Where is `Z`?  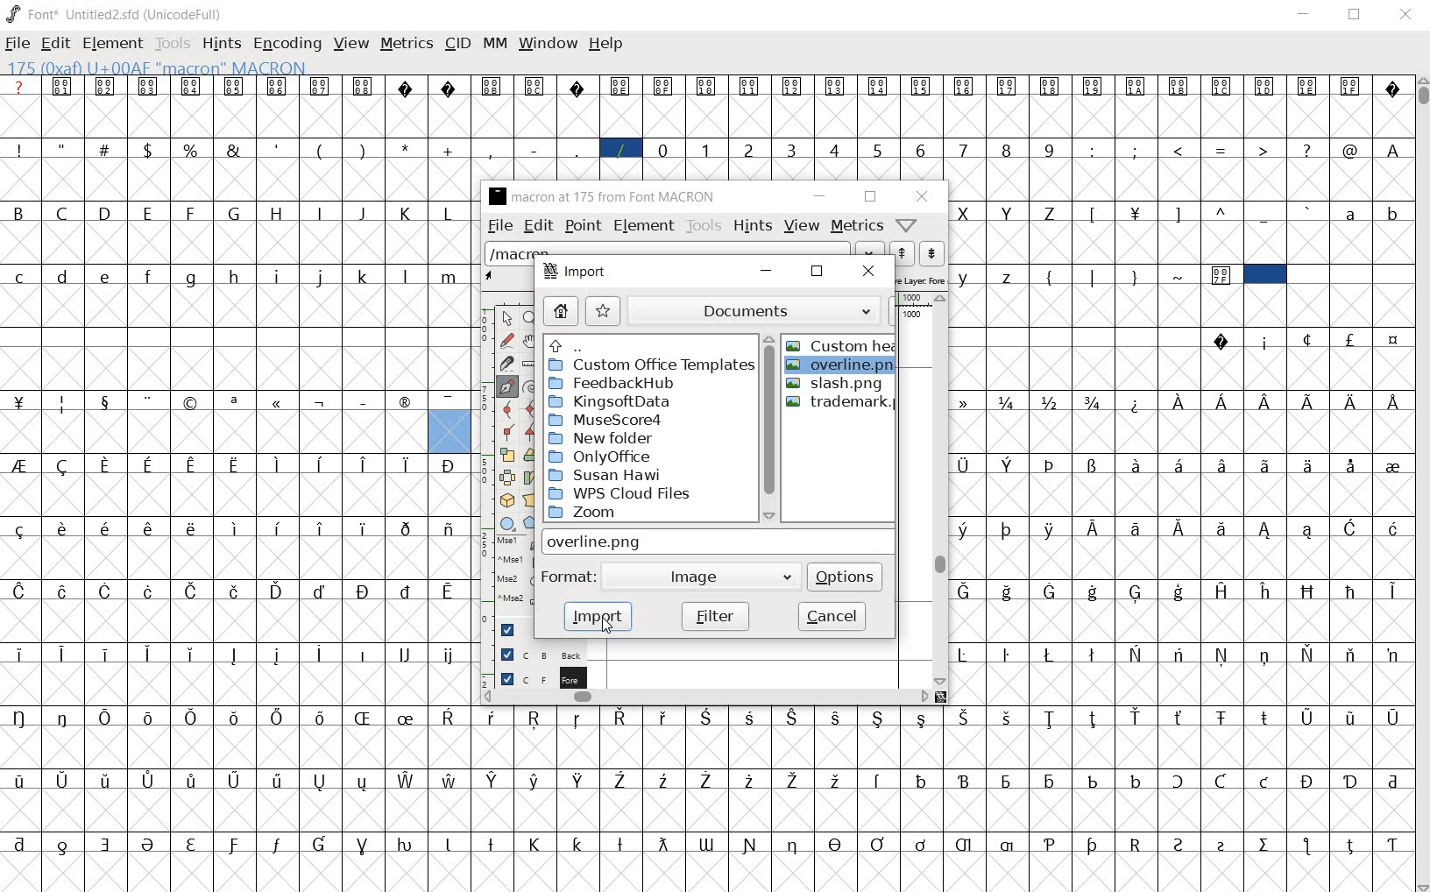 Z is located at coordinates (1051, 212).